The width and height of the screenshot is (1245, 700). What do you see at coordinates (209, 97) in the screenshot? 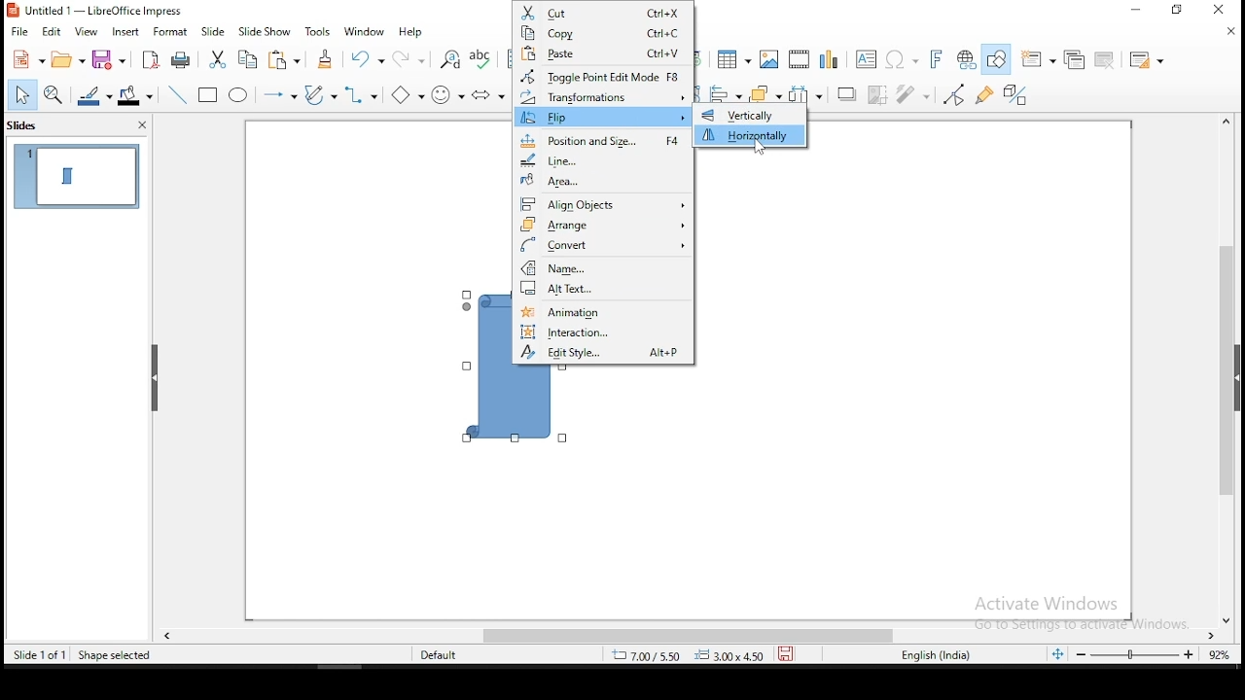
I see `rectangle` at bounding box center [209, 97].